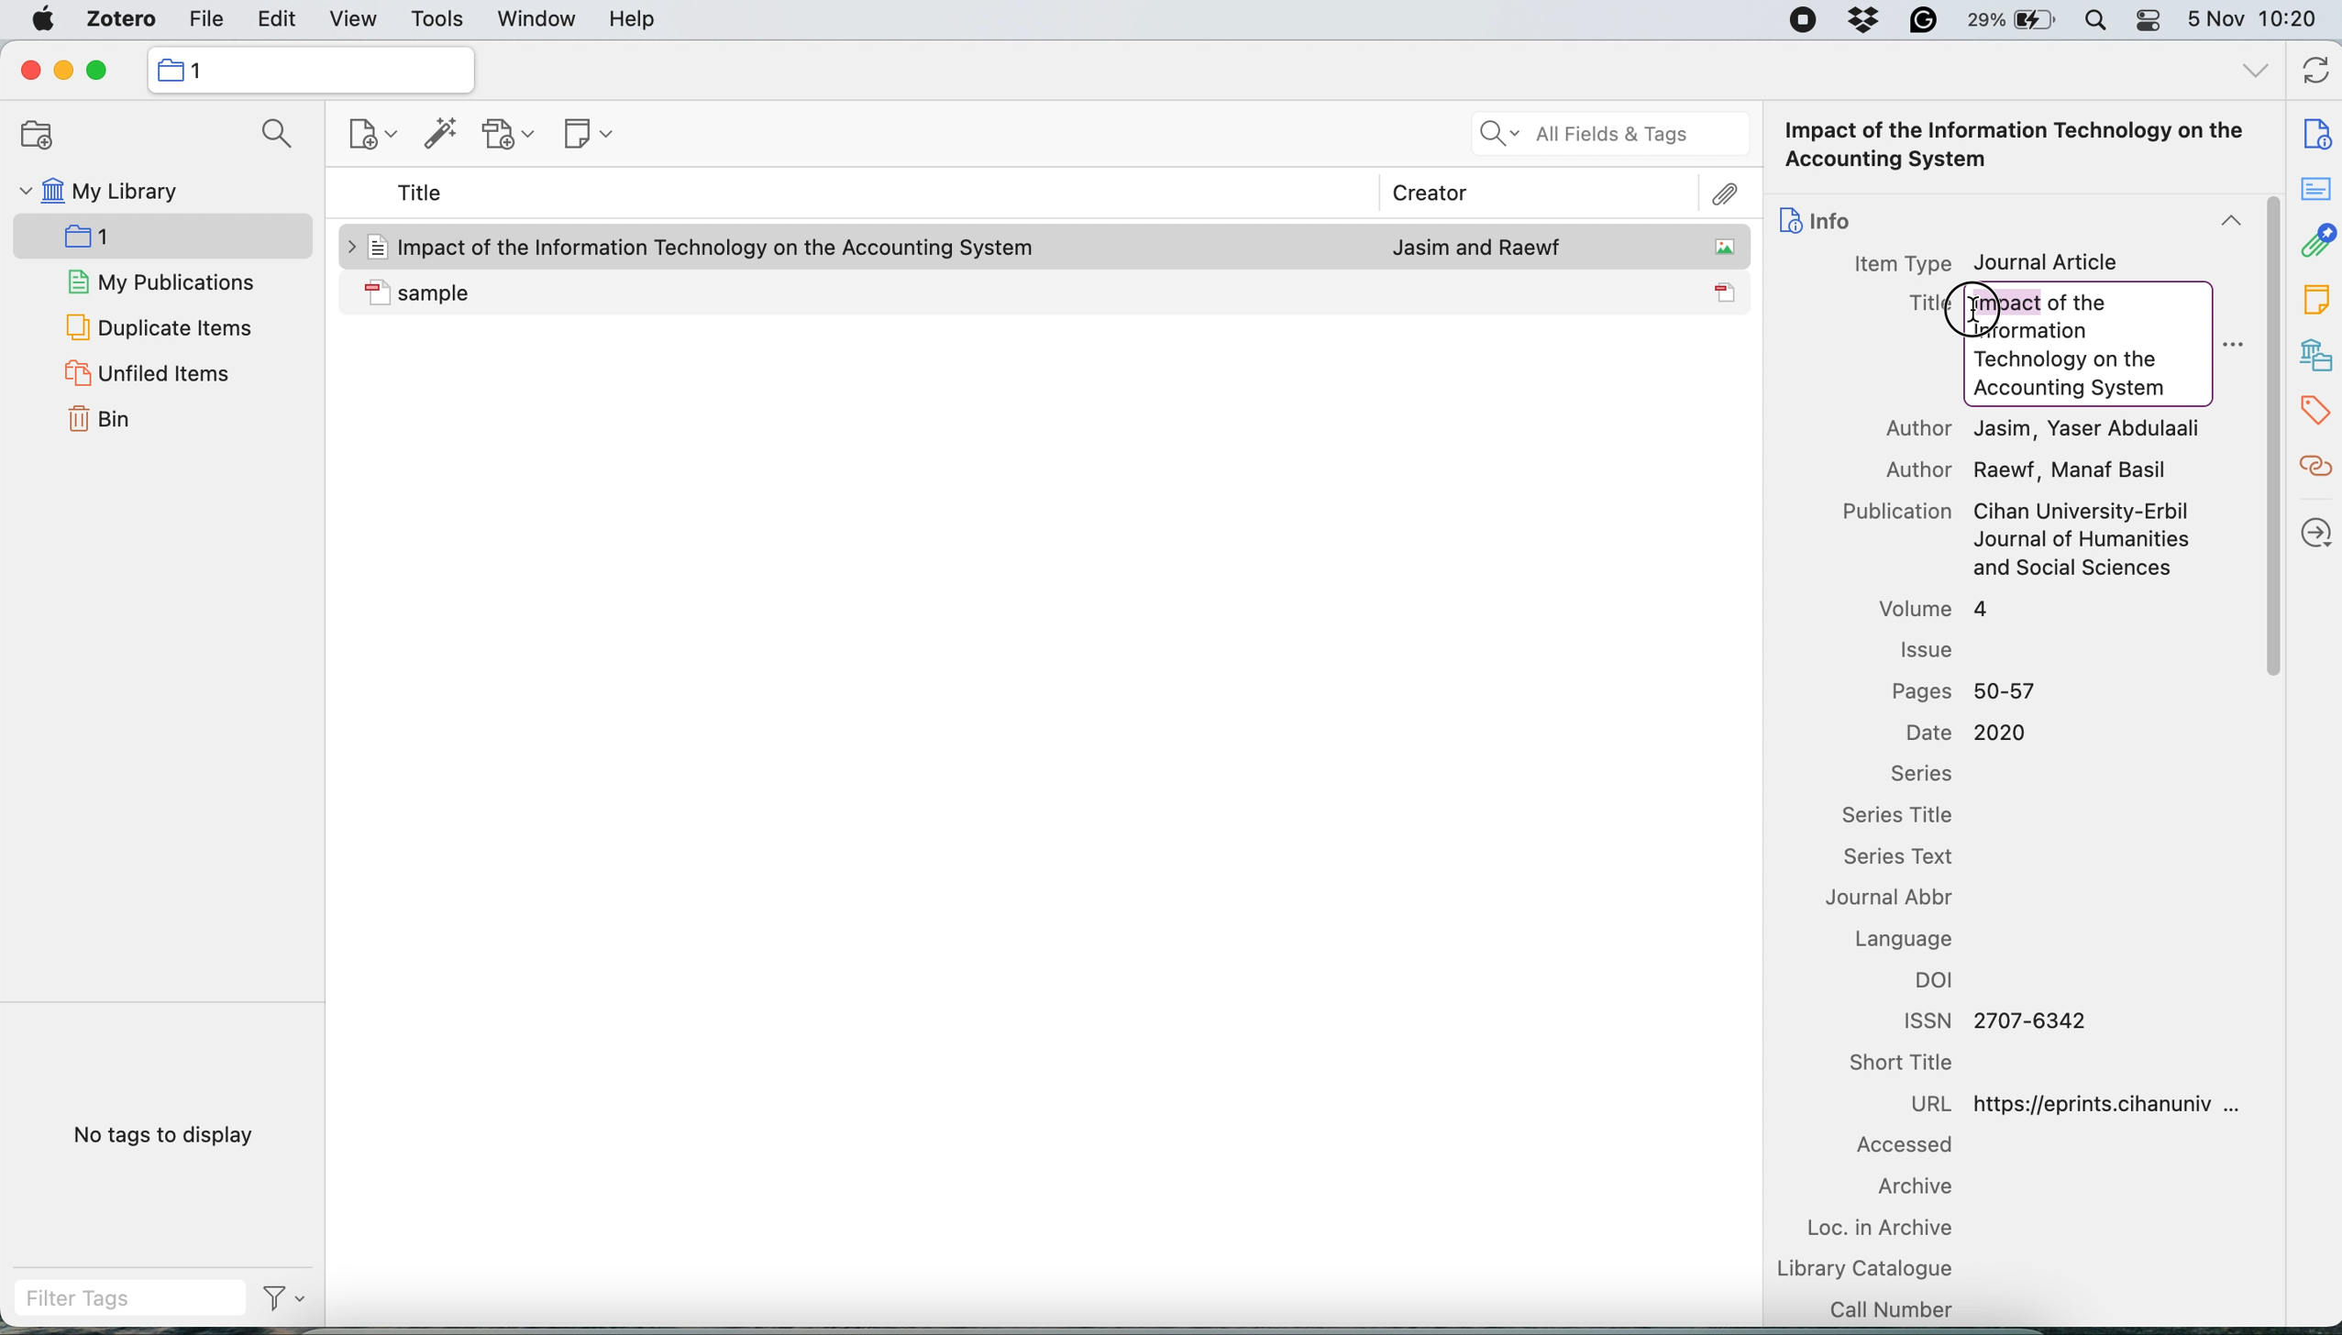  What do you see at coordinates (280, 134) in the screenshot?
I see `search` at bounding box center [280, 134].